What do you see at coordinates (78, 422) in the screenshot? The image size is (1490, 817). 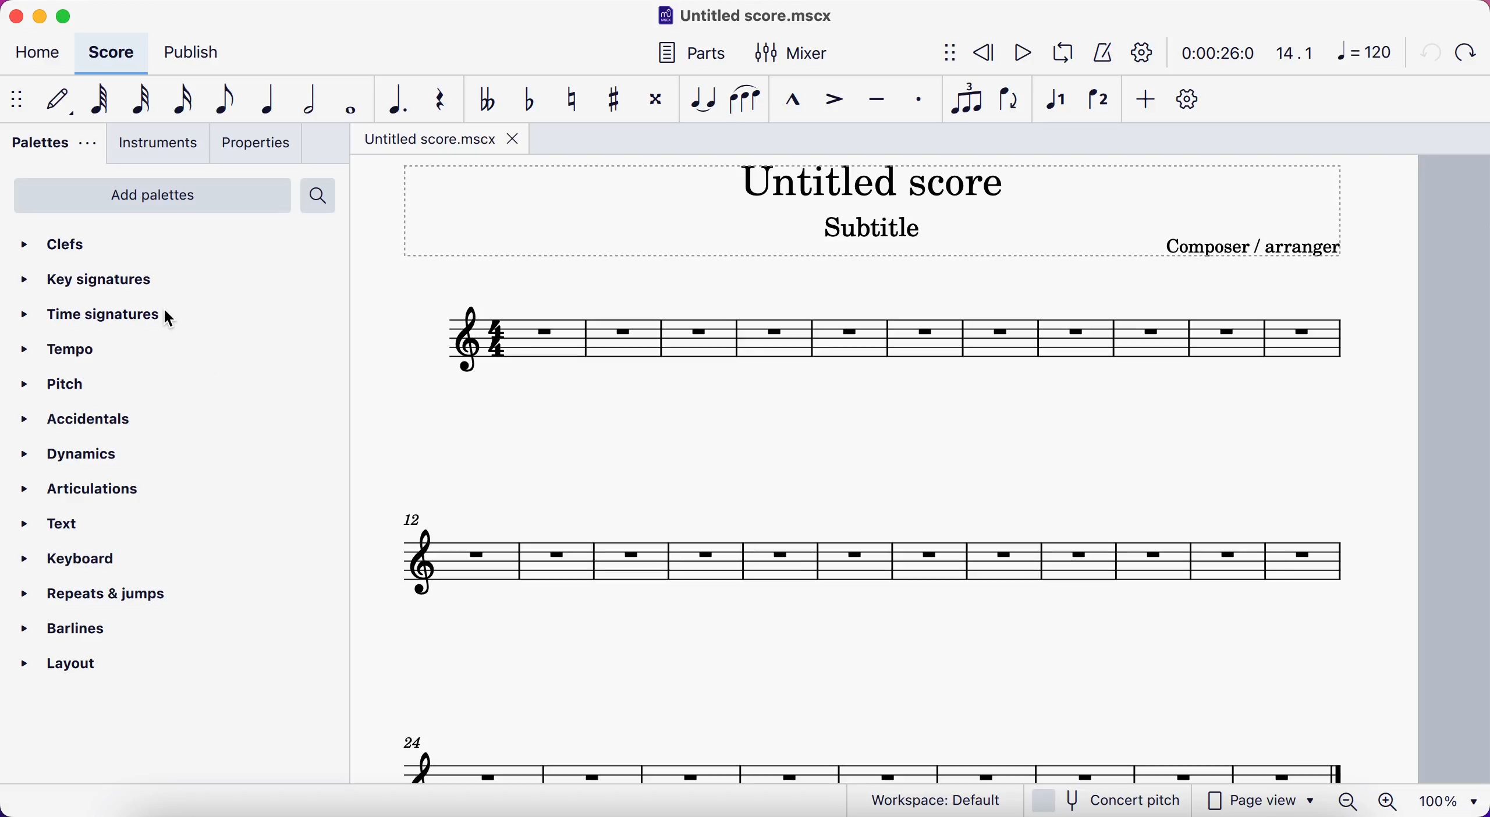 I see `` at bounding box center [78, 422].